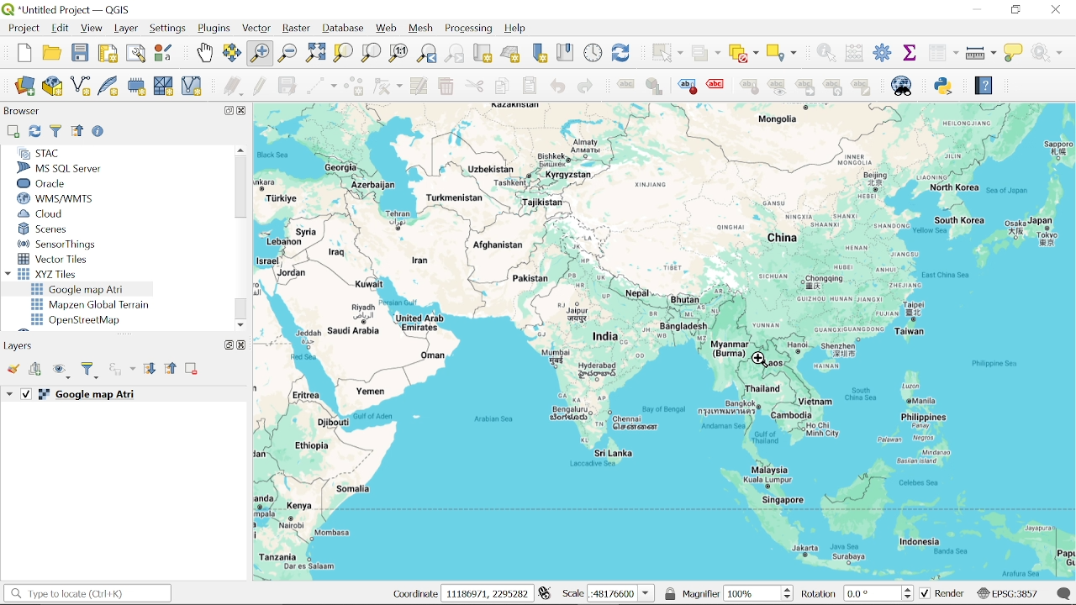 This screenshot has width=1076, height=605. Describe the element at coordinates (752, 593) in the screenshot. I see `Magnifier` at that location.